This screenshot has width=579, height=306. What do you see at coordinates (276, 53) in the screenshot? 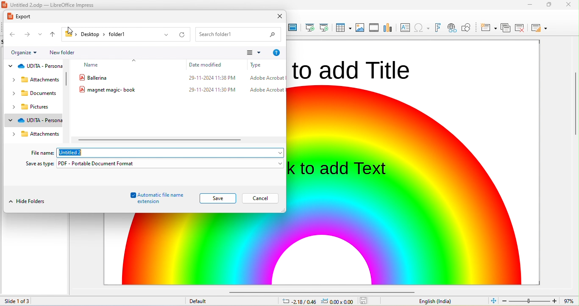
I see `get help` at bounding box center [276, 53].